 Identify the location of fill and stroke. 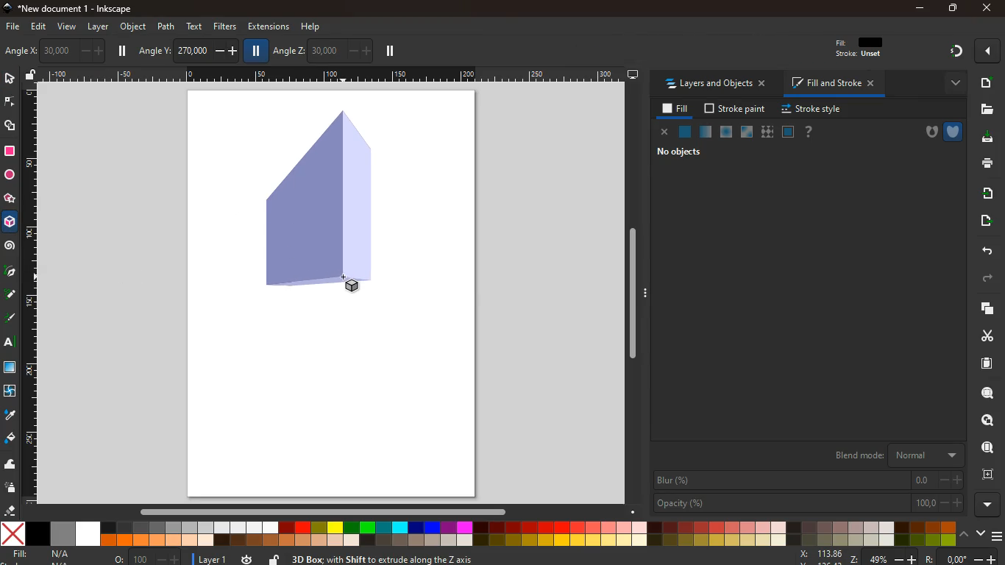
(835, 85).